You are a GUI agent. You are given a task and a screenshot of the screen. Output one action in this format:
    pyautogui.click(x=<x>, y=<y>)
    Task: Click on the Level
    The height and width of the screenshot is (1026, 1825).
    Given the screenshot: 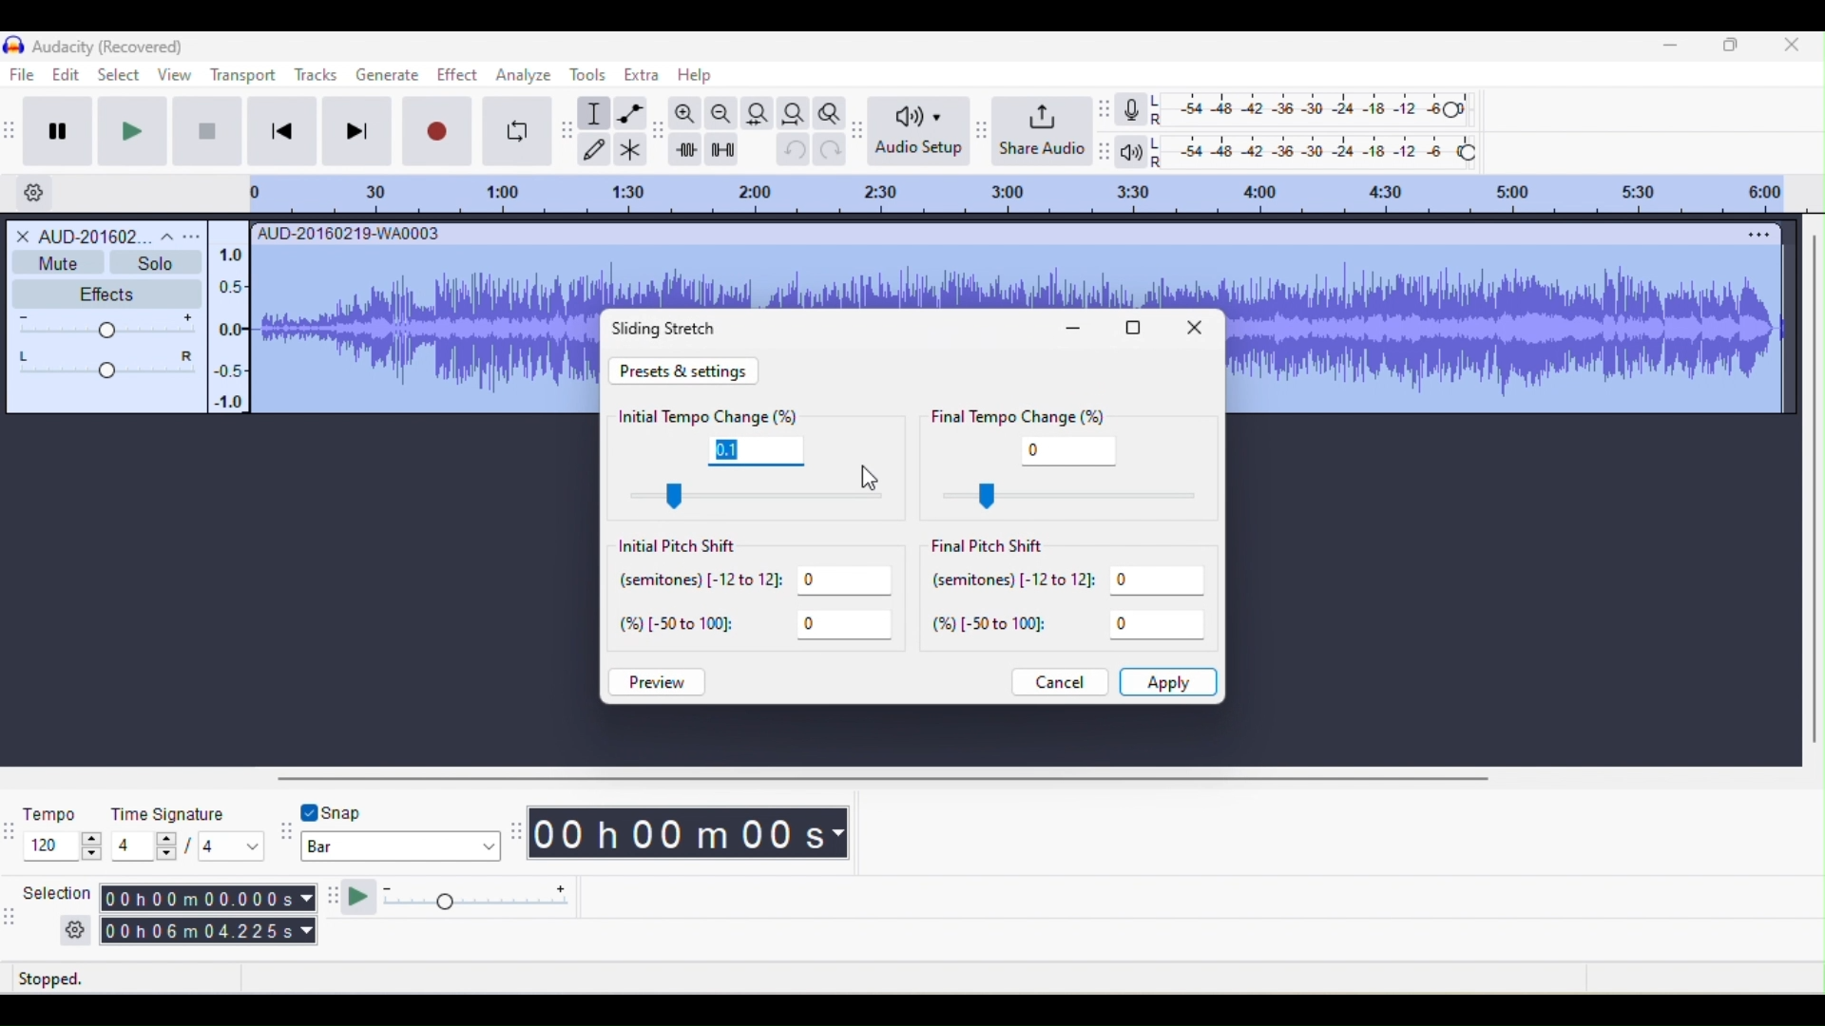 What is the action you would take?
    pyautogui.click(x=108, y=347)
    